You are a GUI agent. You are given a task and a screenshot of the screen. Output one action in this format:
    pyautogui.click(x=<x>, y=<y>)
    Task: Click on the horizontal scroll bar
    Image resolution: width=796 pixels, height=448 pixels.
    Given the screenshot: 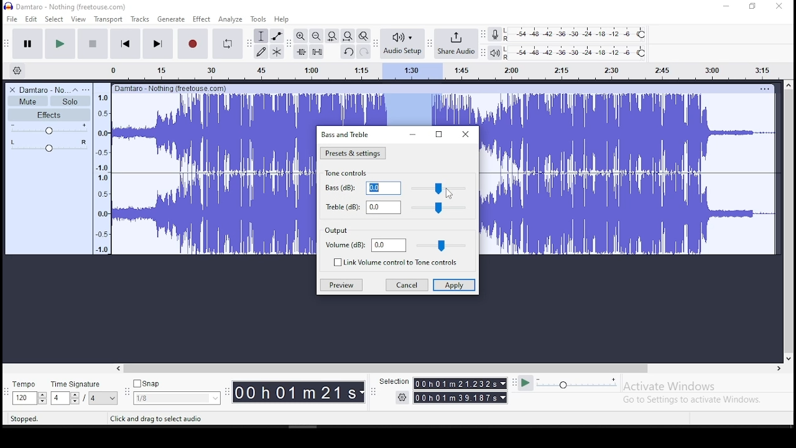 What is the action you would take?
    pyautogui.click(x=448, y=368)
    